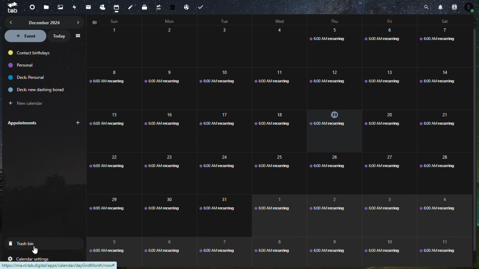  I want to click on 17, so click(221, 130).